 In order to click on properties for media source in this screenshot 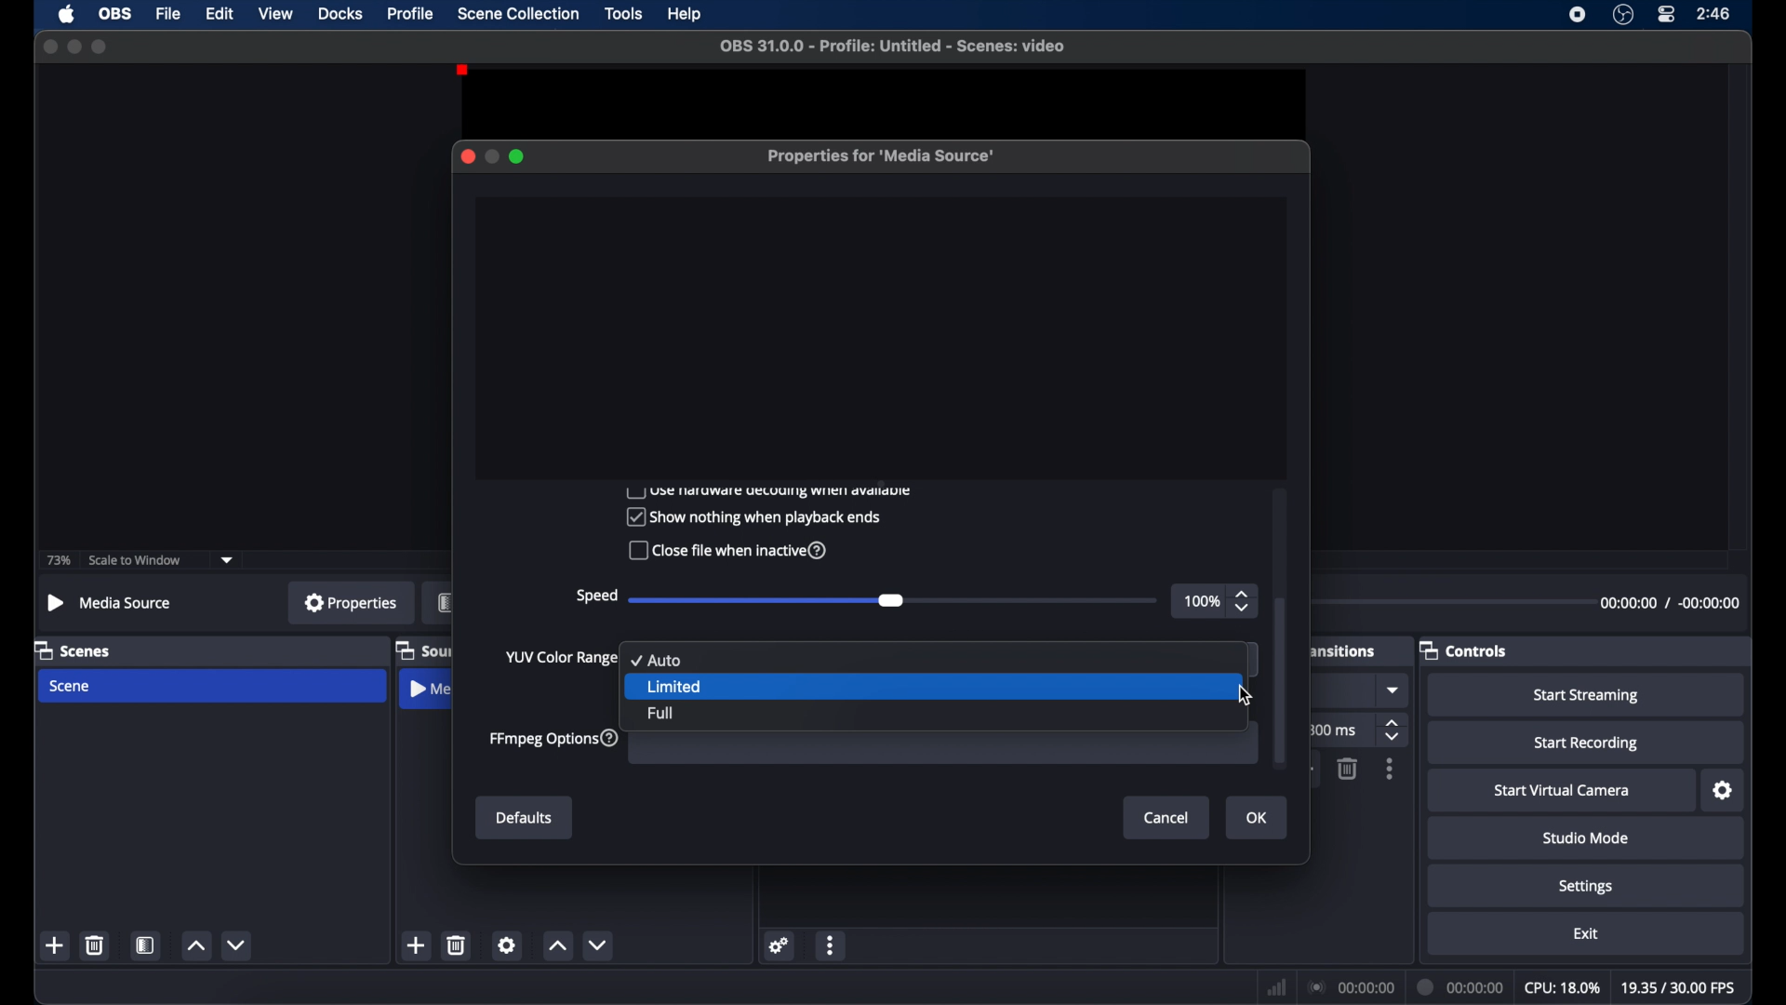, I will do `click(883, 157)`.